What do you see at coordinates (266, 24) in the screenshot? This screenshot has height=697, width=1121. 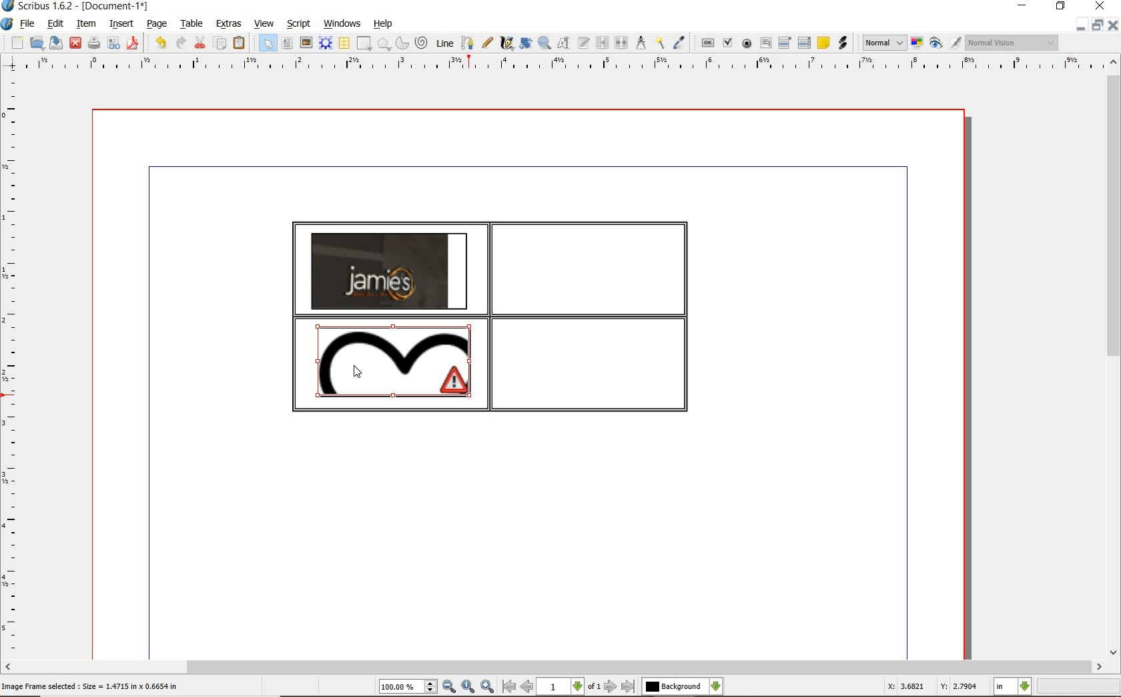 I see `view ` at bounding box center [266, 24].